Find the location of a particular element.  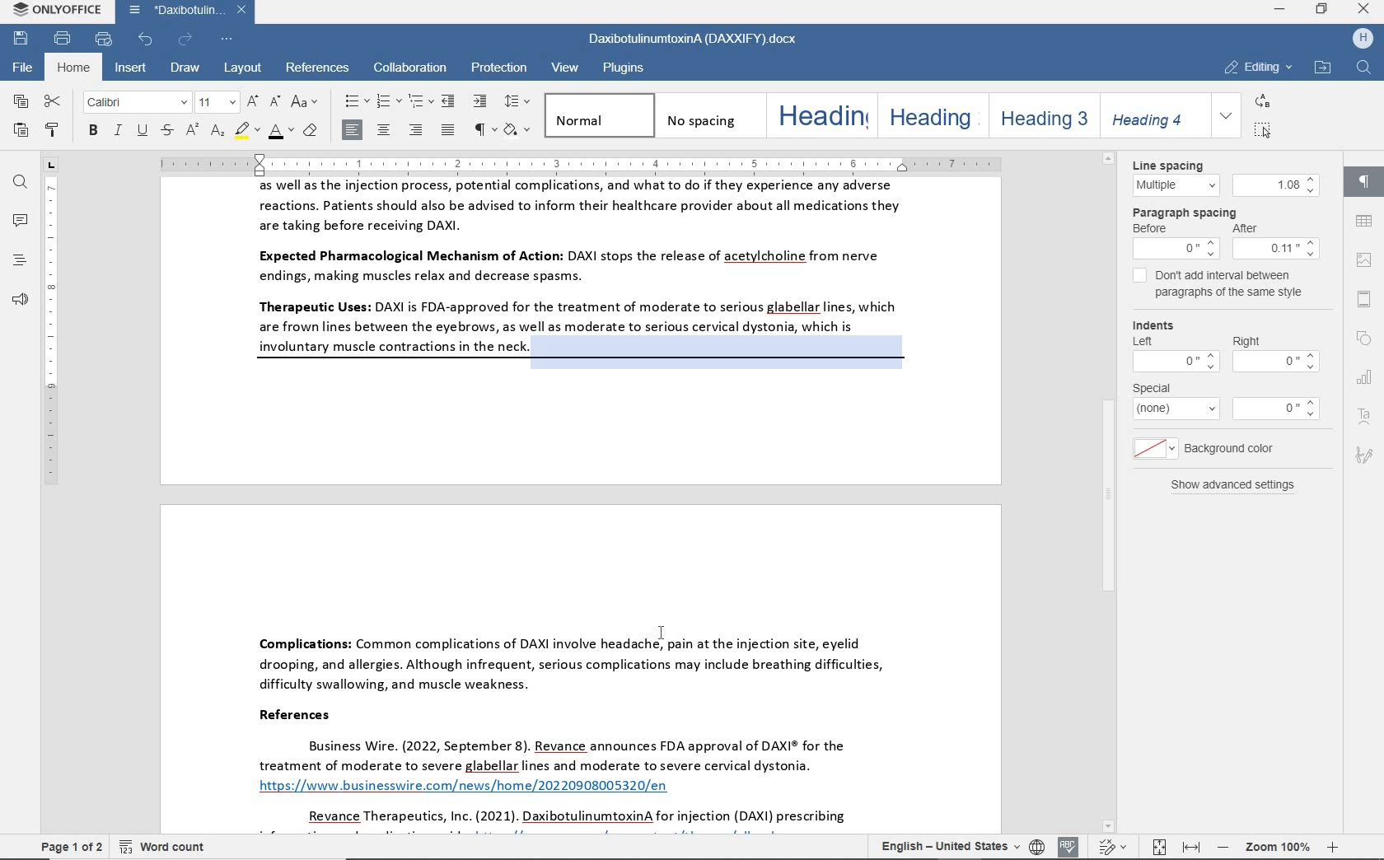

fit to page is located at coordinates (1156, 847).